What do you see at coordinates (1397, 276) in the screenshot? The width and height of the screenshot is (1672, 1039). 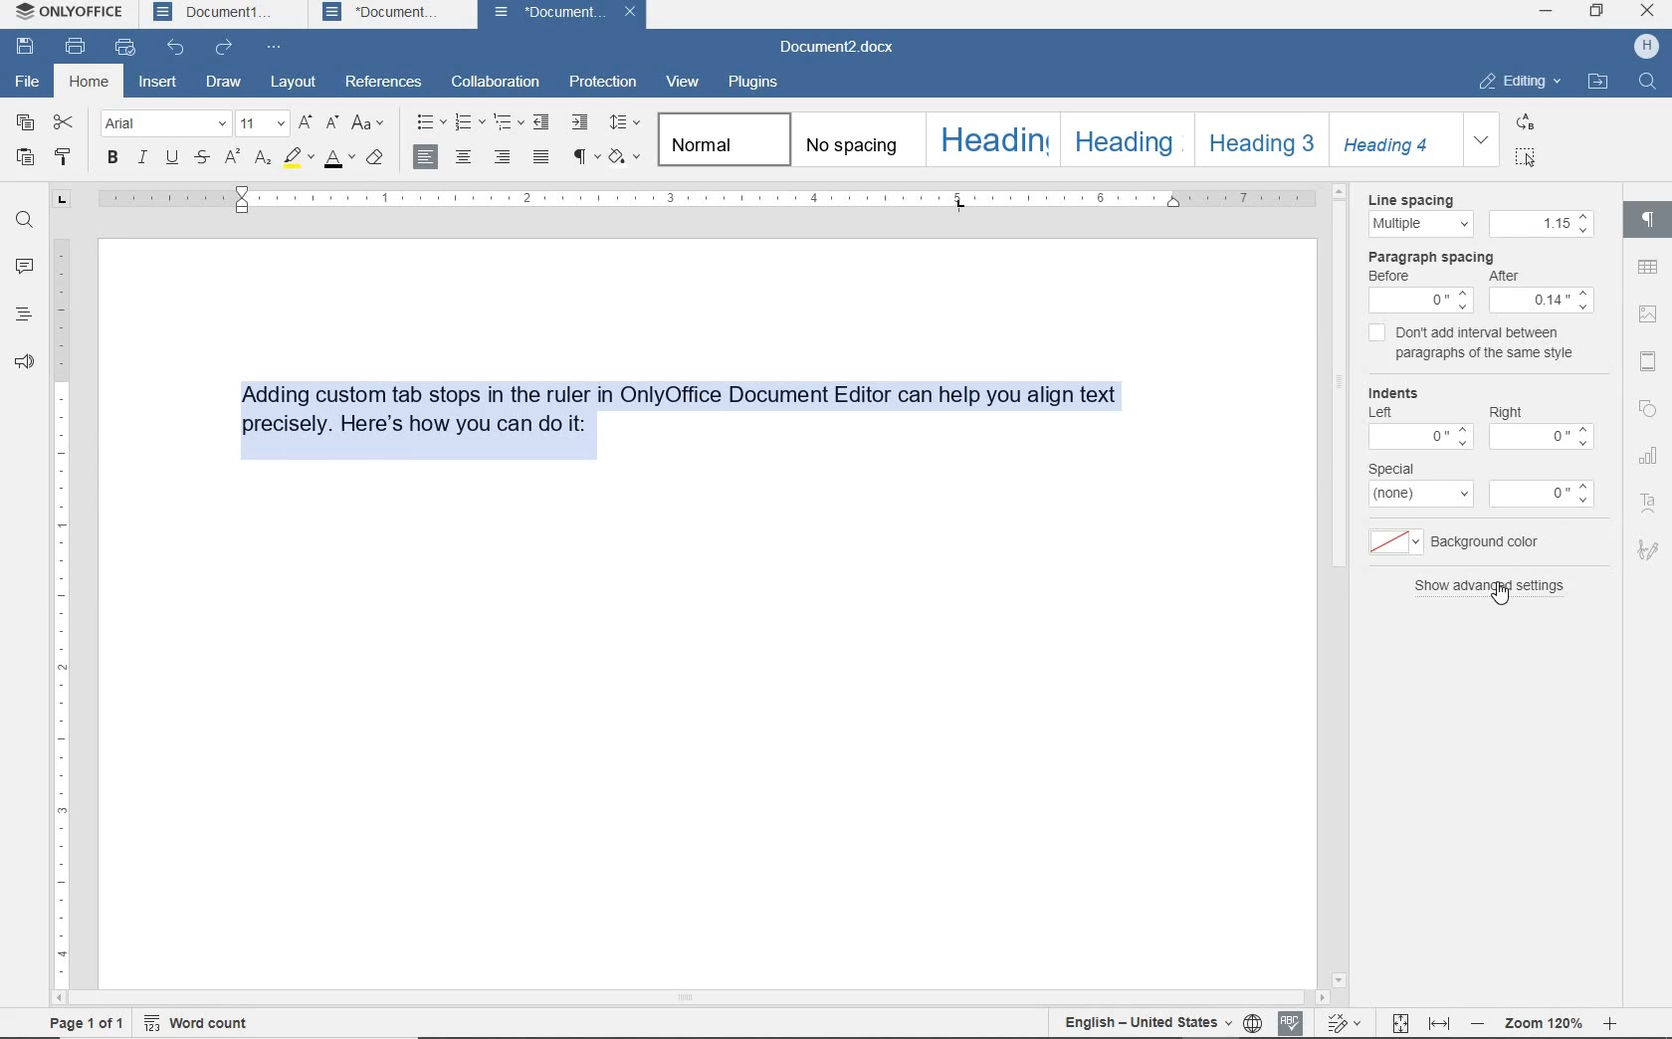 I see `before` at bounding box center [1397, 276].